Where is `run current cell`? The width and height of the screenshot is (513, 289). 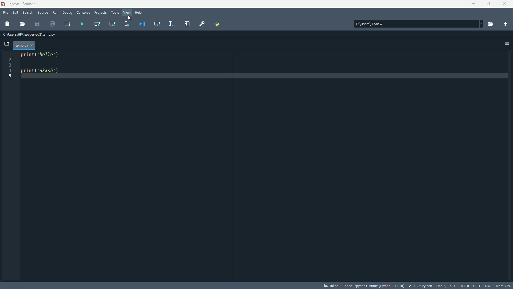 run current cell is located at coordinates (97, 23).